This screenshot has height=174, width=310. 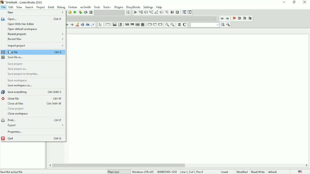 I want to click on Windows, so click(x=154, y=171).